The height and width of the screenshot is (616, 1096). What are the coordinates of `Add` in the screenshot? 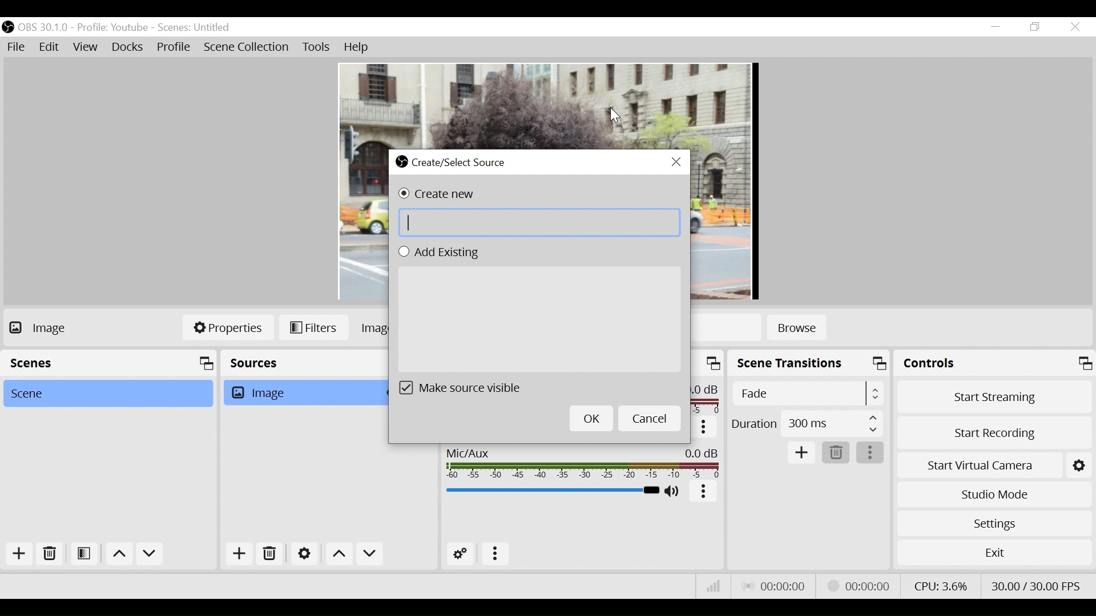 It's located at (23, 554).